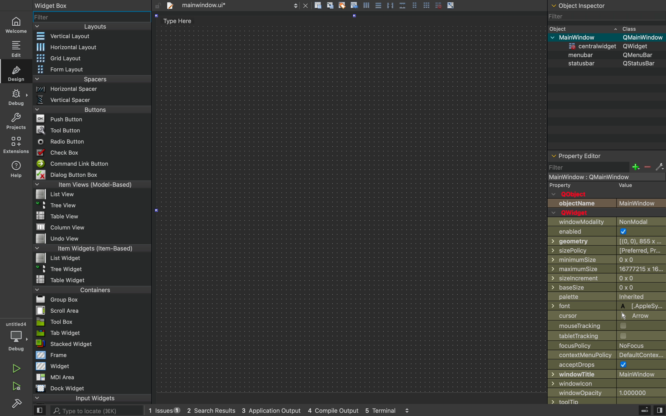 The height and width of the screenshot is (416, 666). What do you see at coordinates (16, 47) in the screenshot?
I see `edit` at bounding box center [16, 47].